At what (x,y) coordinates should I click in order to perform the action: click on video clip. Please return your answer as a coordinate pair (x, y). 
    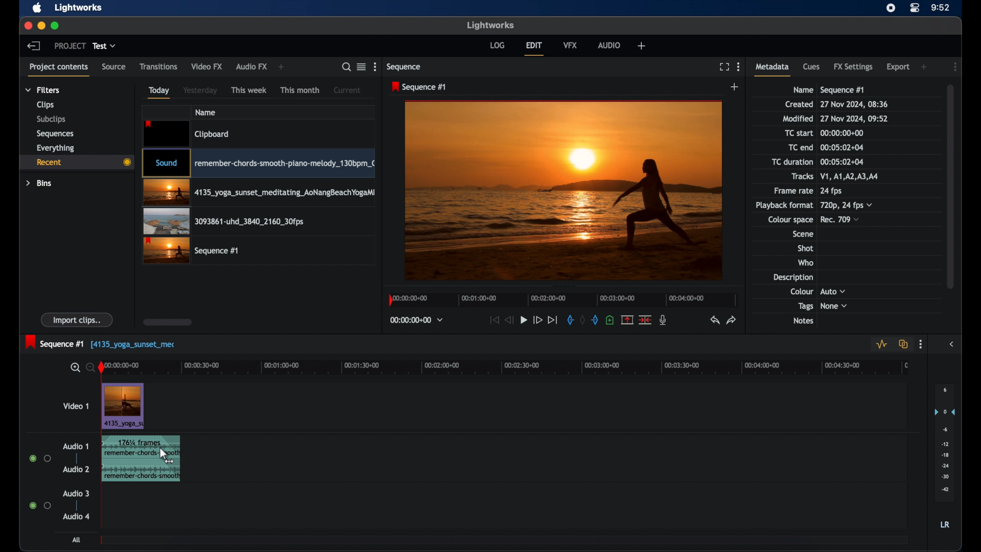
    Looking at the image, I should click on (191, 250).